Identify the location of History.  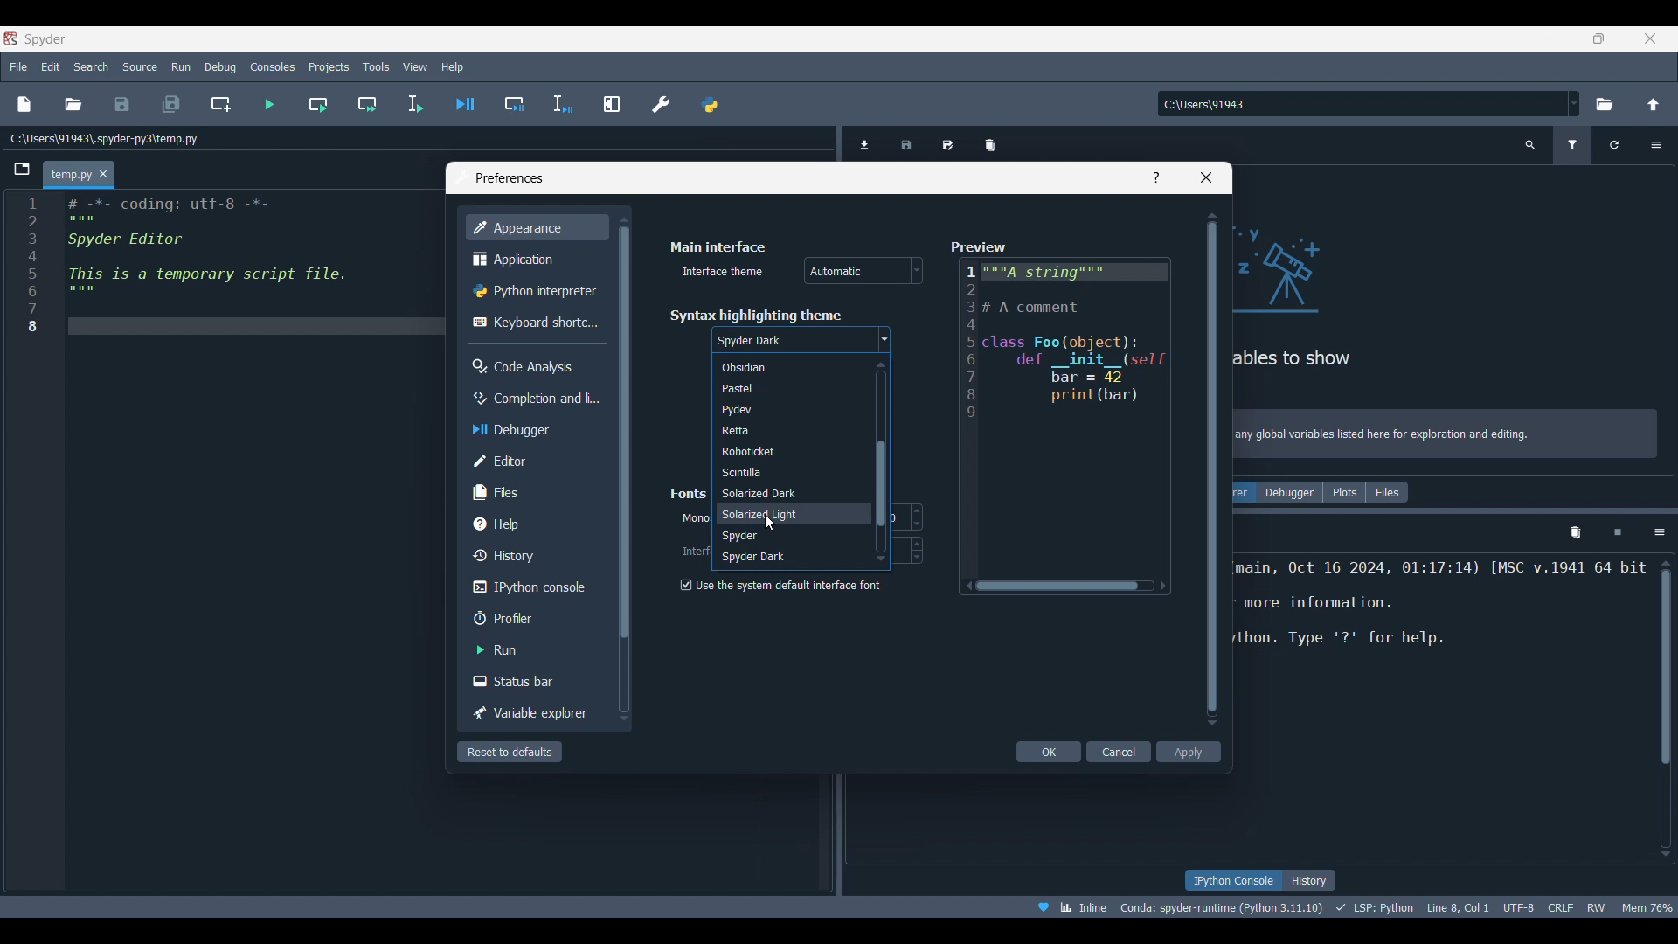
(535, 555).